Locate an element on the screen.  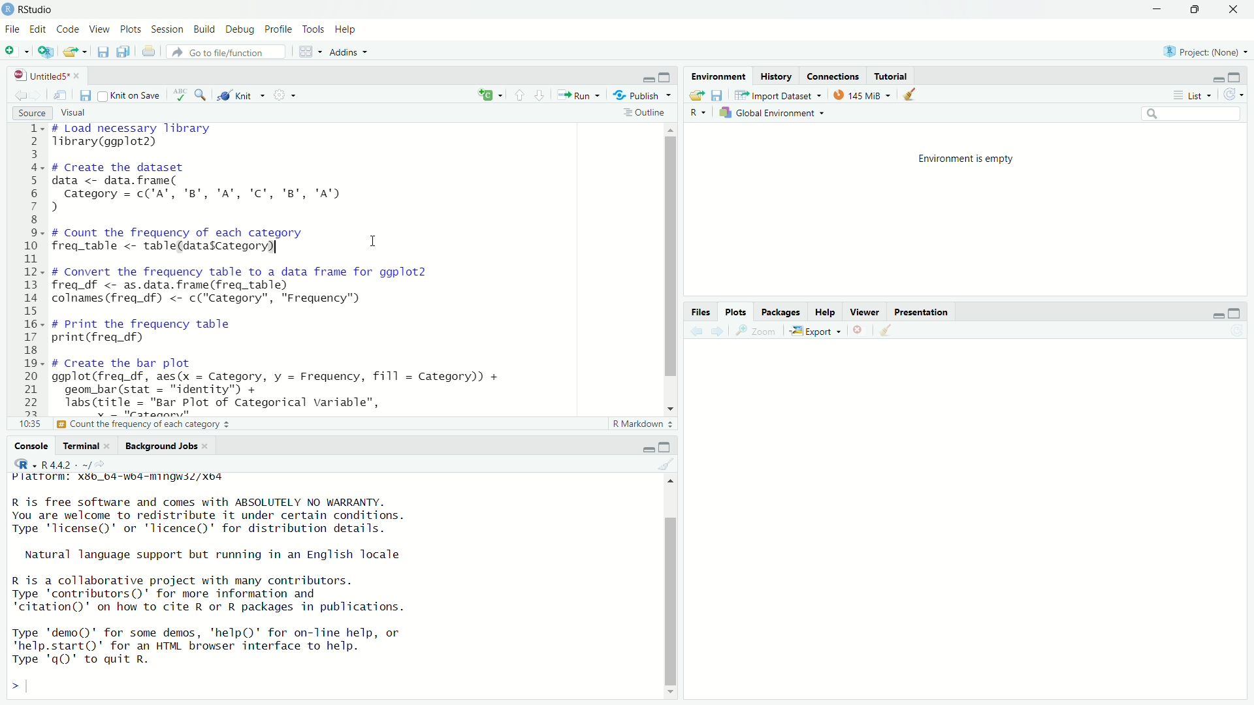
minimize is located at coordinates (1159, 10).